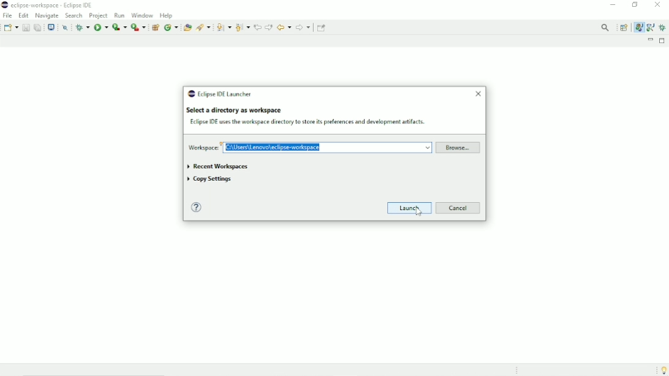 The height and width of the screenshot is (376, 669). Describe the element at coordinates (24, 15) in the screenshot. I see `Edit` at that location.